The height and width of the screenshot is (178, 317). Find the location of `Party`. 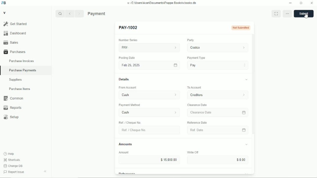

Party is located at coordinates (190, 40).